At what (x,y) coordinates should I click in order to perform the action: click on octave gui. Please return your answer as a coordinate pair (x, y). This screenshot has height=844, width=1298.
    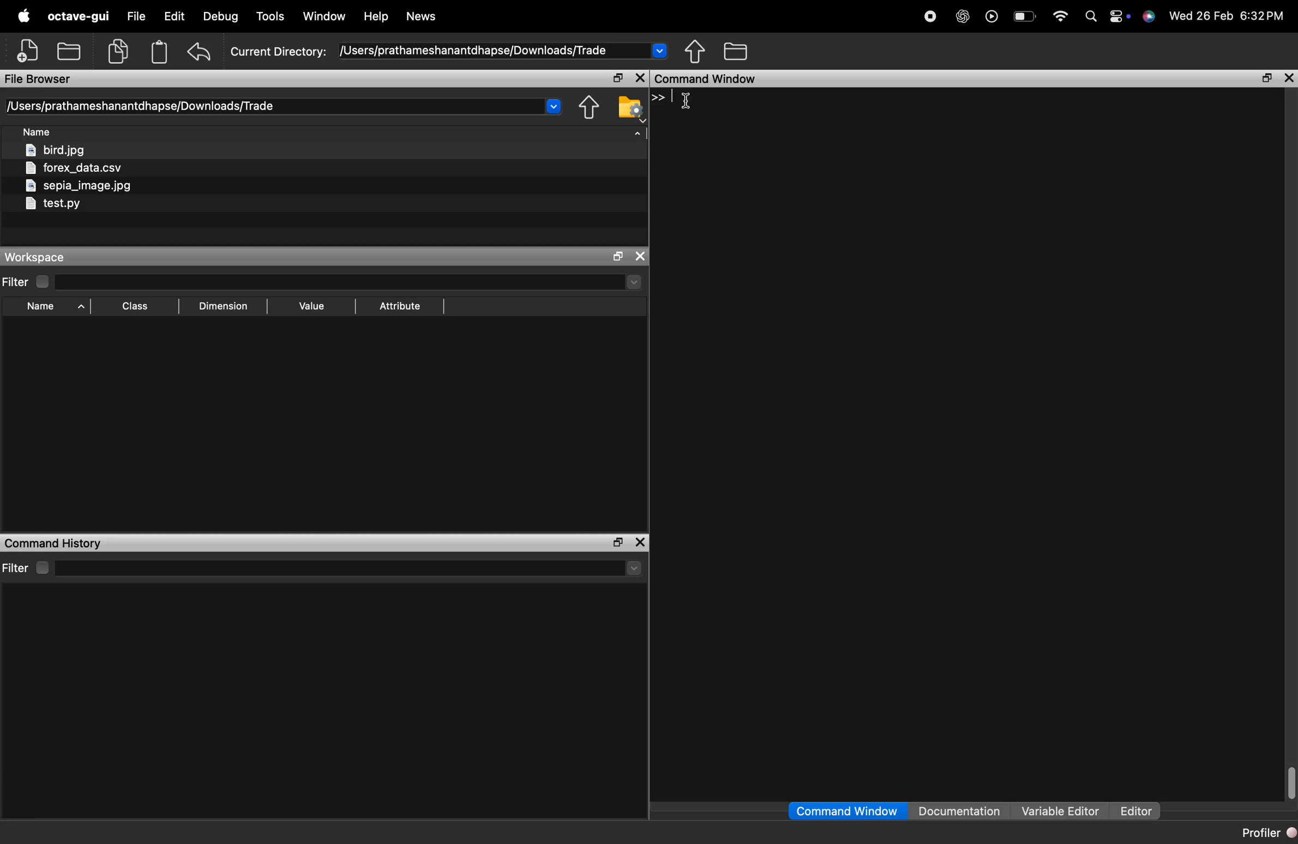
    Looking at the image, I should click on (77, 16).